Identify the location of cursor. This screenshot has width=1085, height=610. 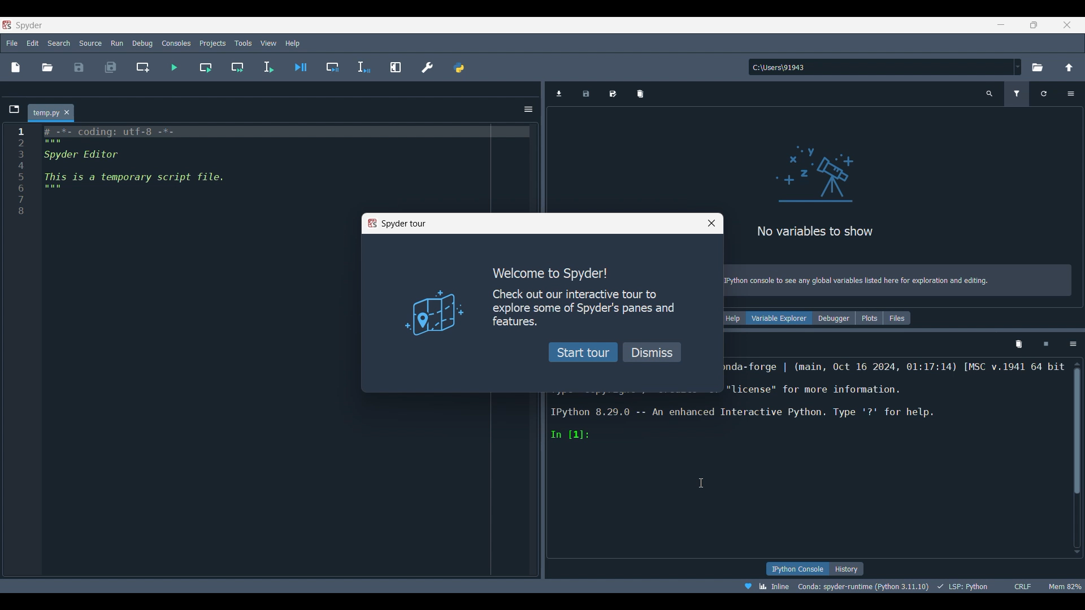
(701, 483).